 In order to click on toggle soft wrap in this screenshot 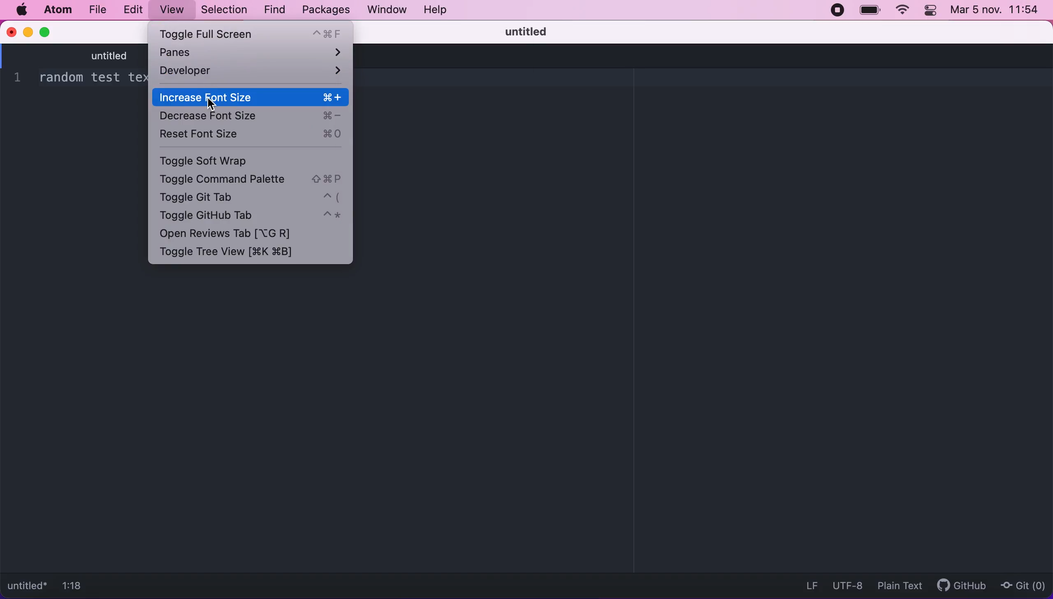, I will do `click(225, 160)`.